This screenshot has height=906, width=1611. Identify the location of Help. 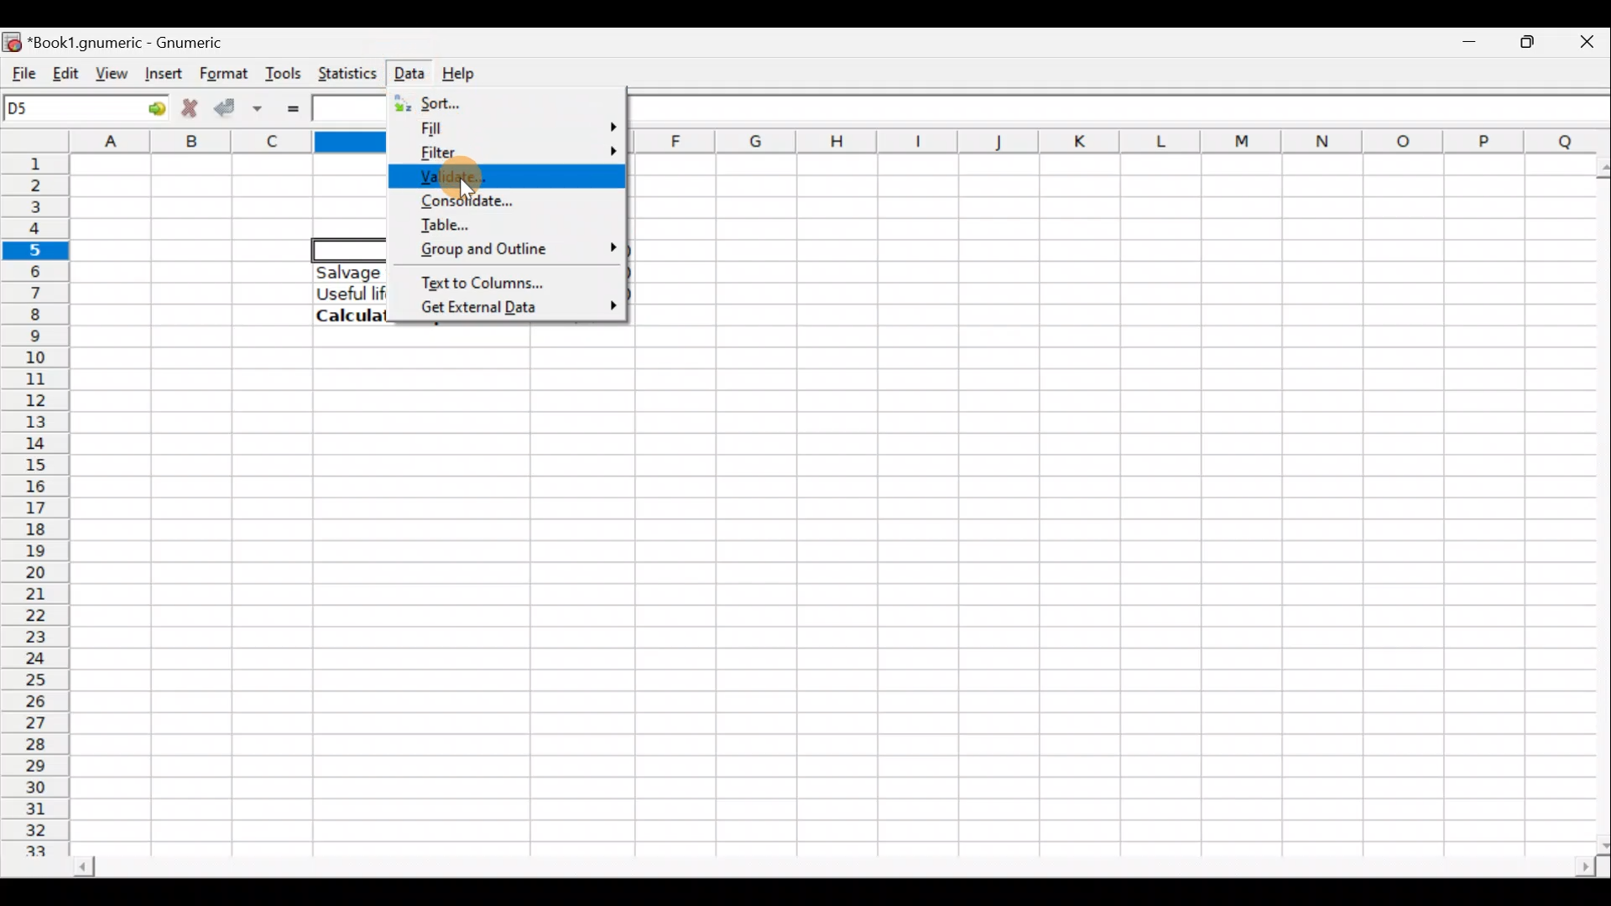
(461, 73).